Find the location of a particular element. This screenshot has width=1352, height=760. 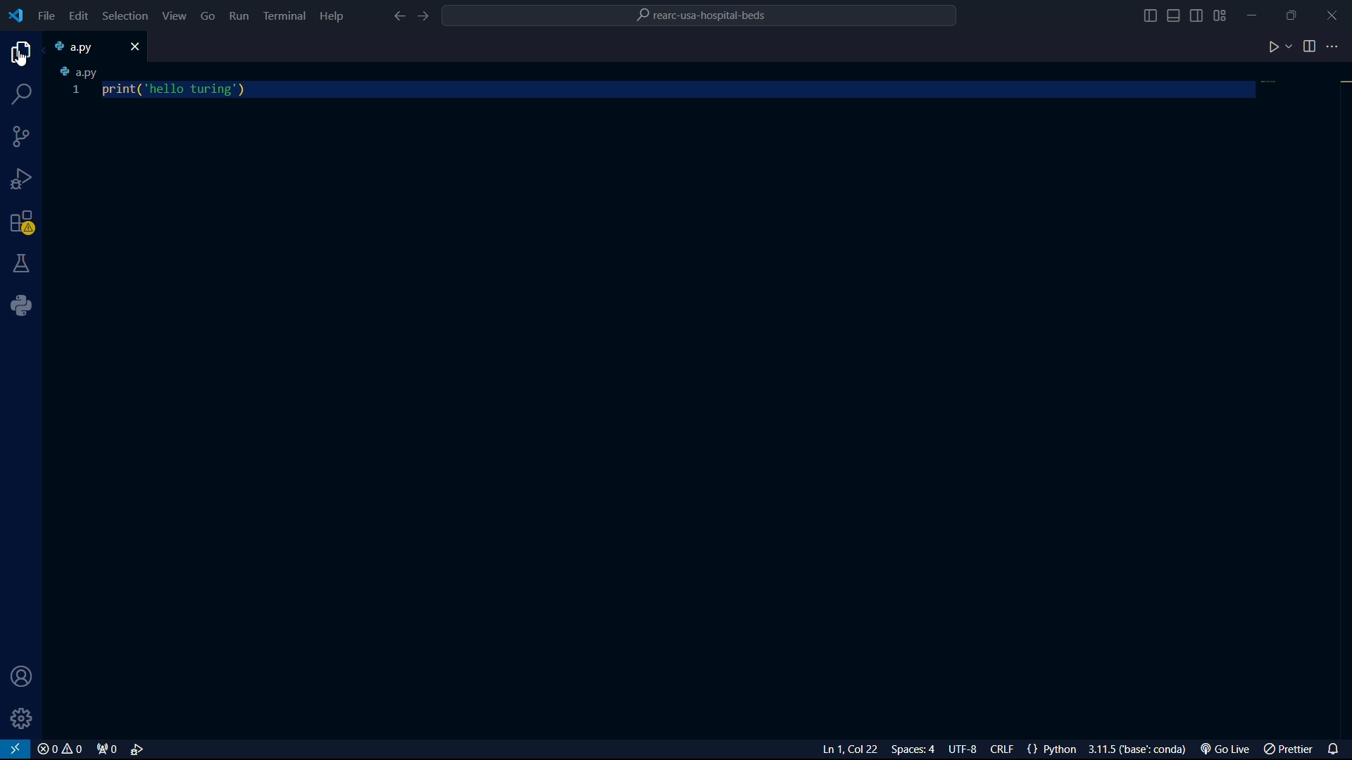

extensions is located at coordinates (25, 223).